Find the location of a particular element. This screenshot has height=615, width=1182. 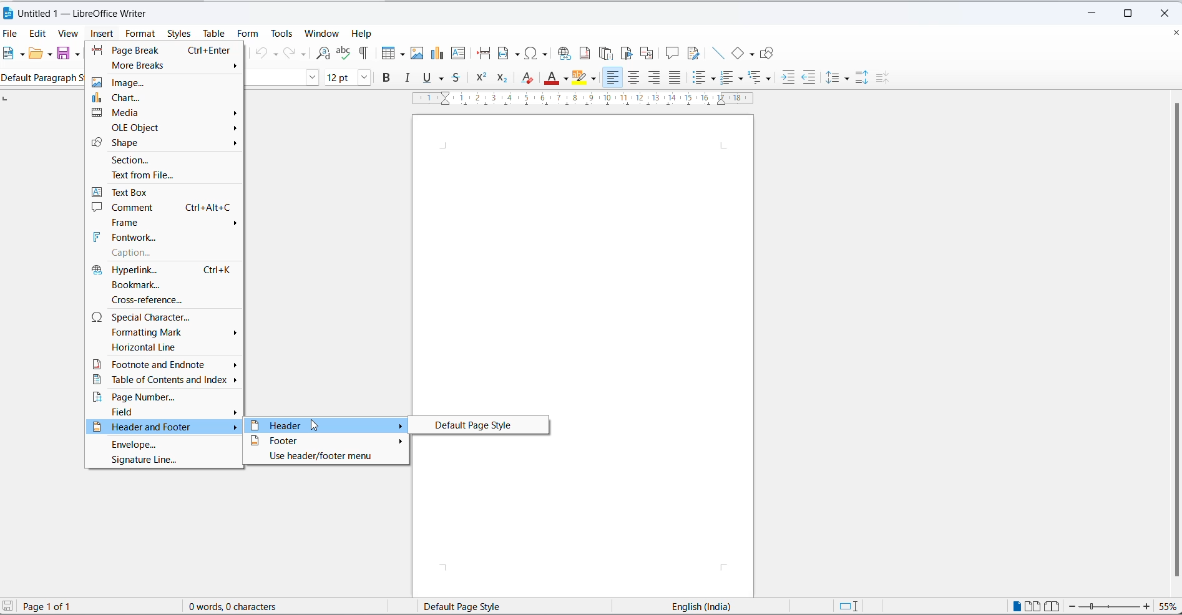

form is located at coordinates (250, 34).